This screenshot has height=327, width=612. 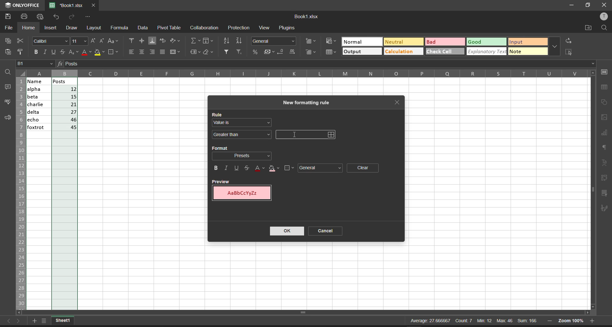 I want to click on input field for the value, so click(x=306, y=134).